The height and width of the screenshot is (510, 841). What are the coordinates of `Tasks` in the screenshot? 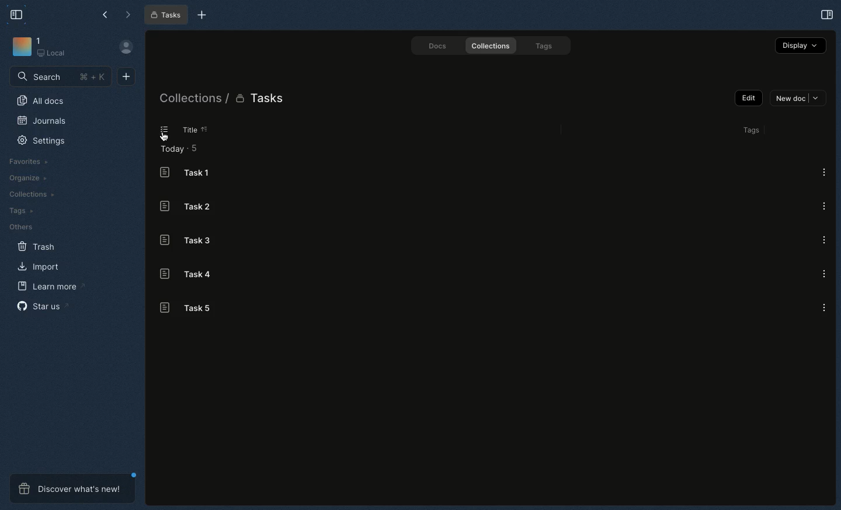 It's located at (262, 100).